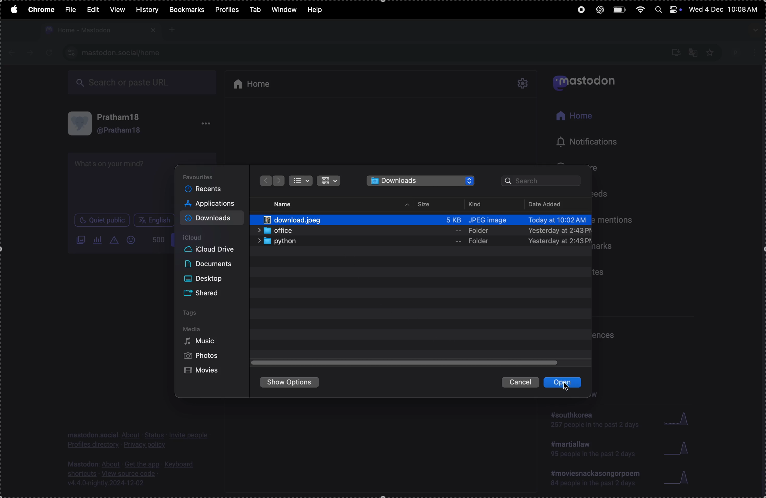  What do you see at coordinates (102, 221) in the screenshot?
I see `quiet place` at bounding box center [102, 221].